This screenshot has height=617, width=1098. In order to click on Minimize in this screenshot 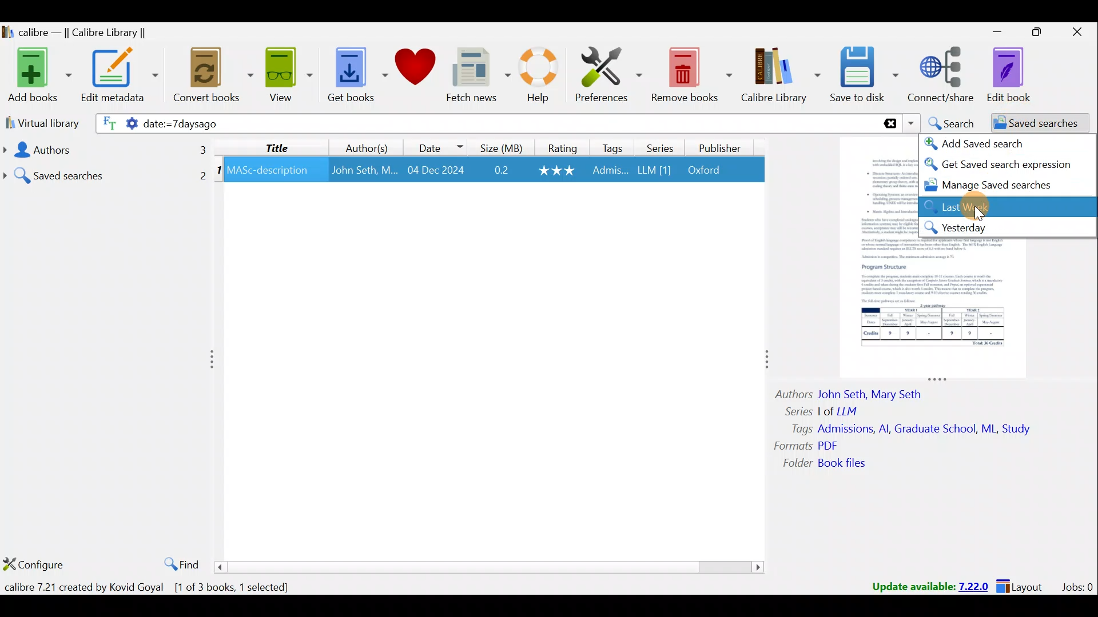, I will do `click(991, 31)`.